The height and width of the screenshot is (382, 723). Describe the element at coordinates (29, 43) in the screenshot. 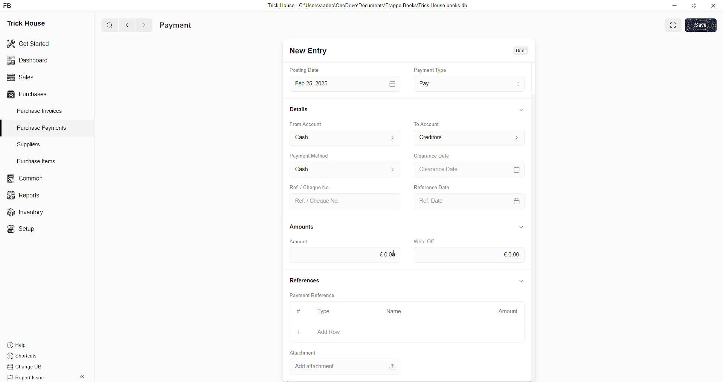

I see ` Get Started` at that location.